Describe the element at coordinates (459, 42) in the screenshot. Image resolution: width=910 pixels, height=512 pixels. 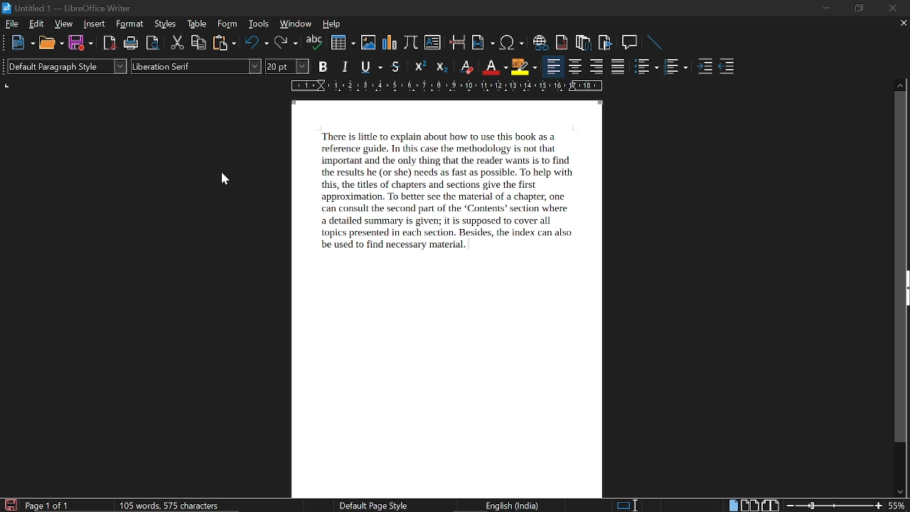
I see `insert page break` at that location.